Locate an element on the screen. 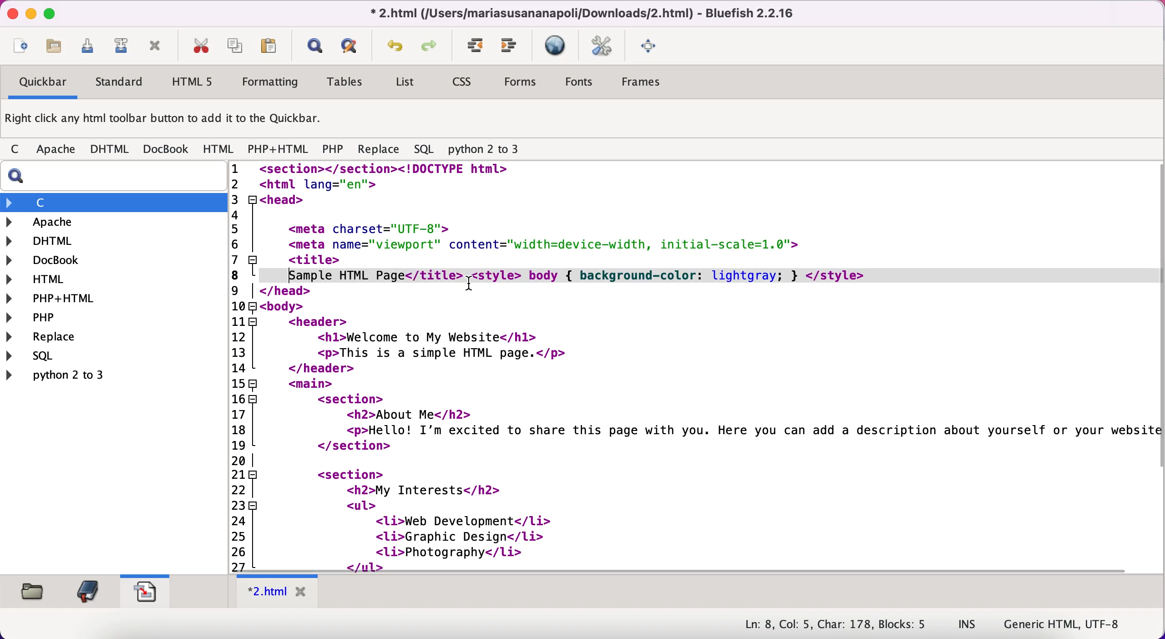  Html code to create a website. It talks about "This is my website" in the header. In the <main> section it says "Hello! I am excited to share this page with you." It also lists different interests under "My interests" and provides the html code for designing the entire structure of the website.  is located at coordinates (713, 366).